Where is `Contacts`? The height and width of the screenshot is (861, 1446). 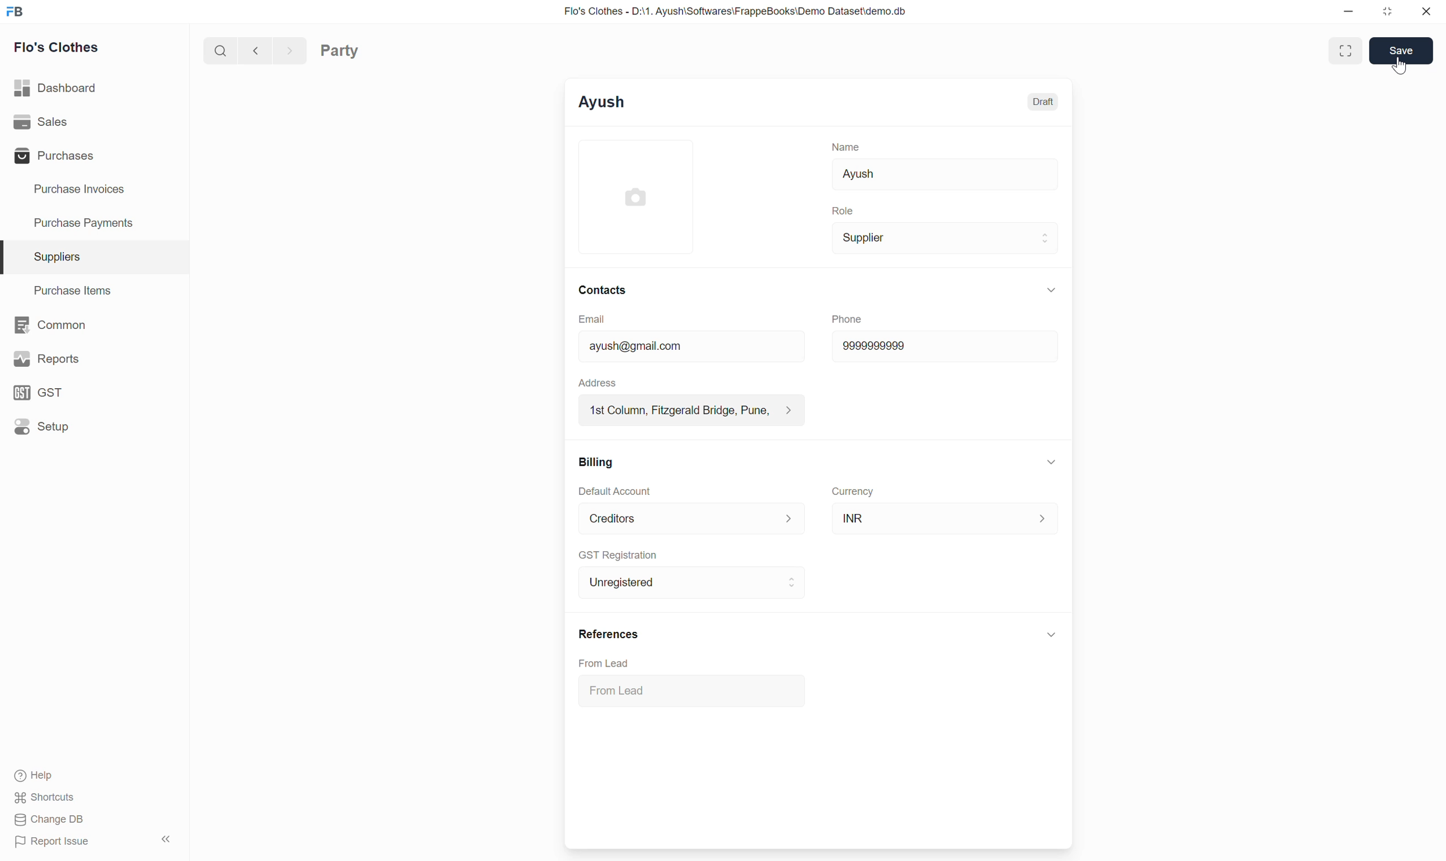 Contacts is located at coordinates (603, 290).